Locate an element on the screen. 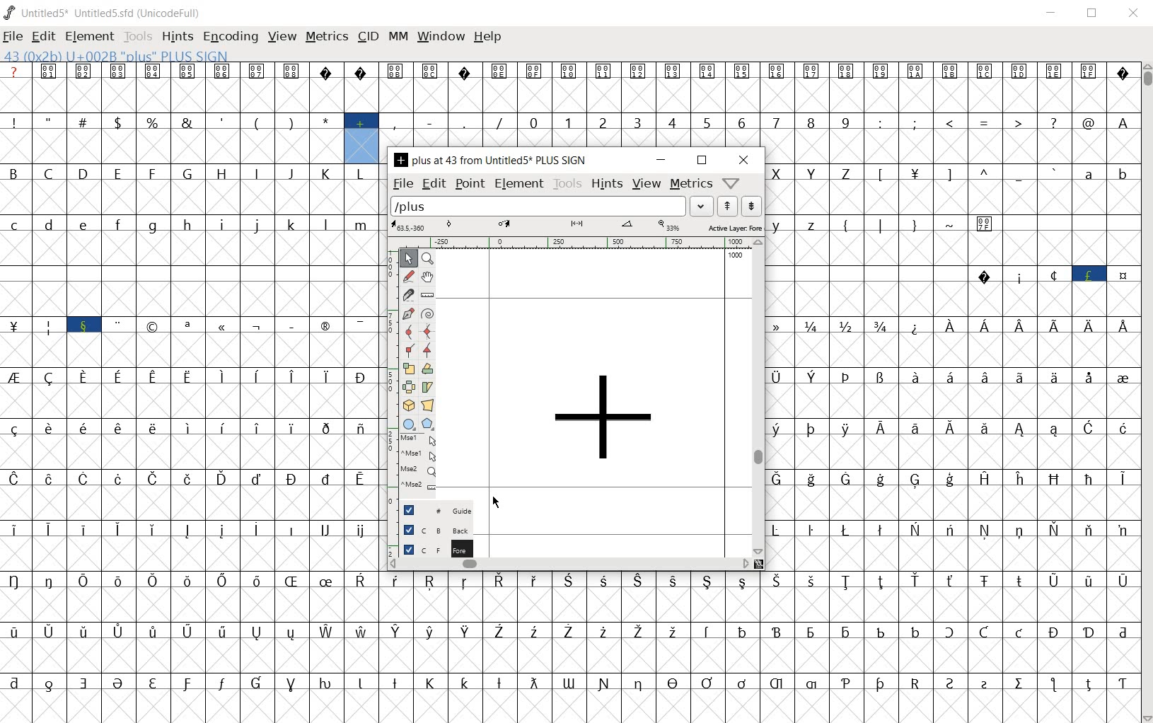  T is located at coordinates (915, 190).